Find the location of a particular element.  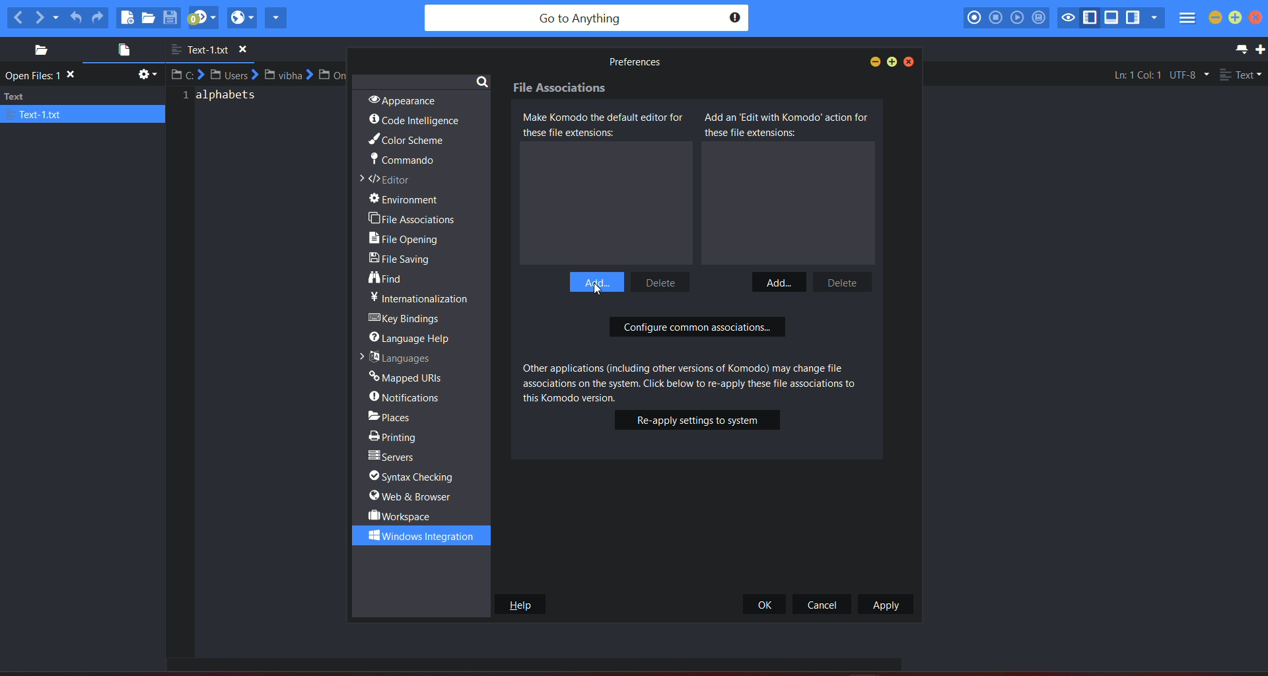

environment is located at coordinates (411, 199).